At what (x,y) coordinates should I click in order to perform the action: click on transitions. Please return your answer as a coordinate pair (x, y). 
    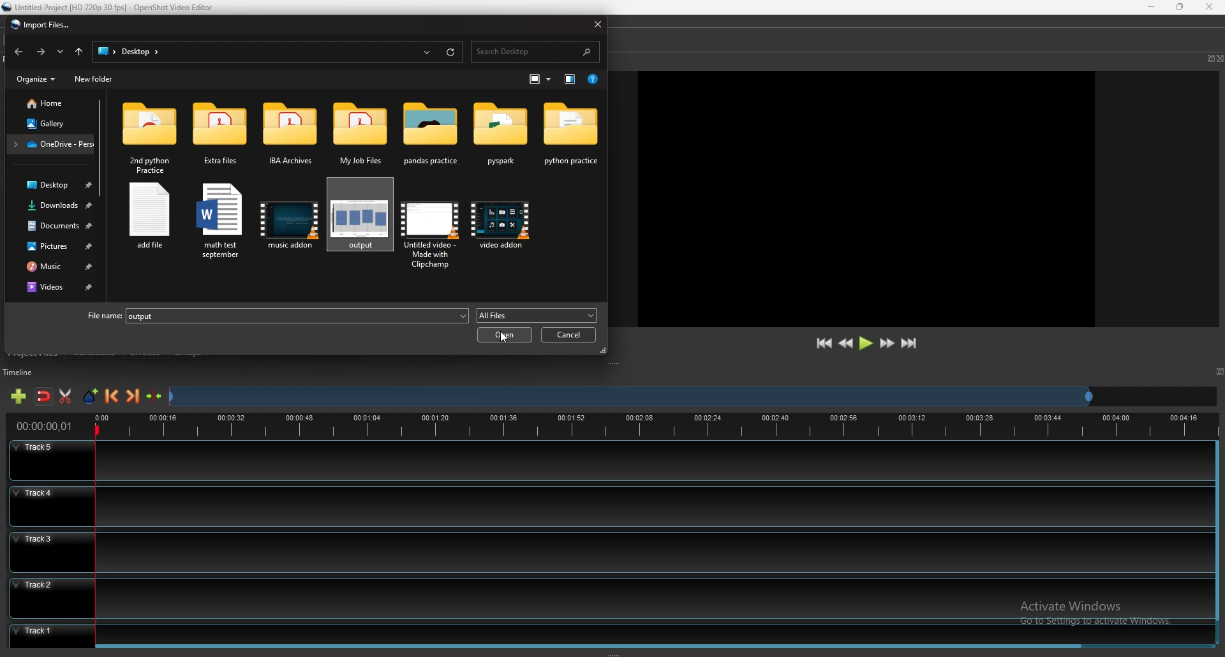
    Looking at the image, I should click on (94, 353).